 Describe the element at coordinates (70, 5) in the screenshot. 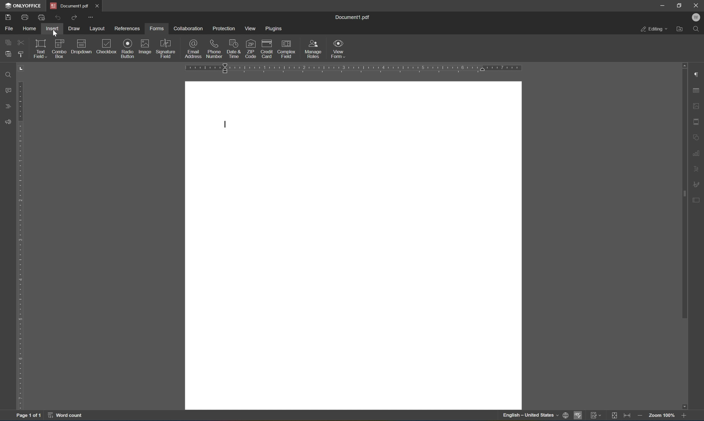

I see `document.pdf` at that location.